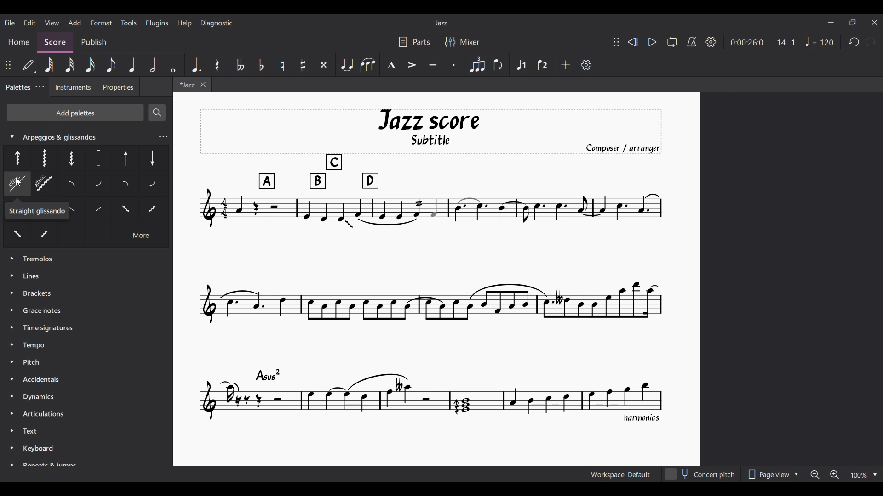 The image size is (883, 496). What do you see at coordinates (692, 42) in the screenshot?
I see `Metronome` at bounding box center [692, 42].